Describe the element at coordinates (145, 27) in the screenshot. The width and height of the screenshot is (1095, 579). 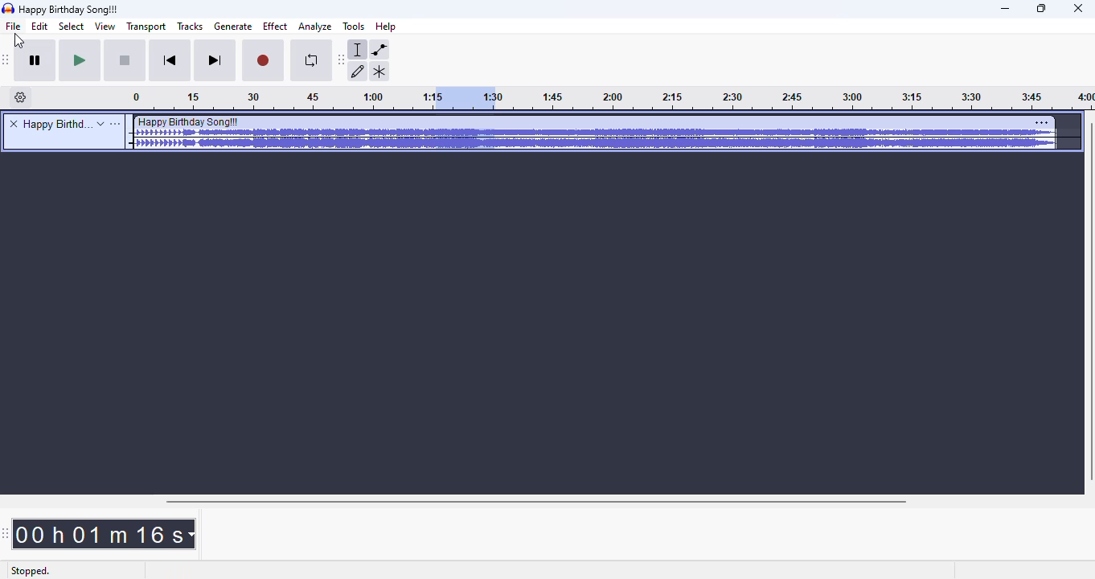
I see `transport` at that location.